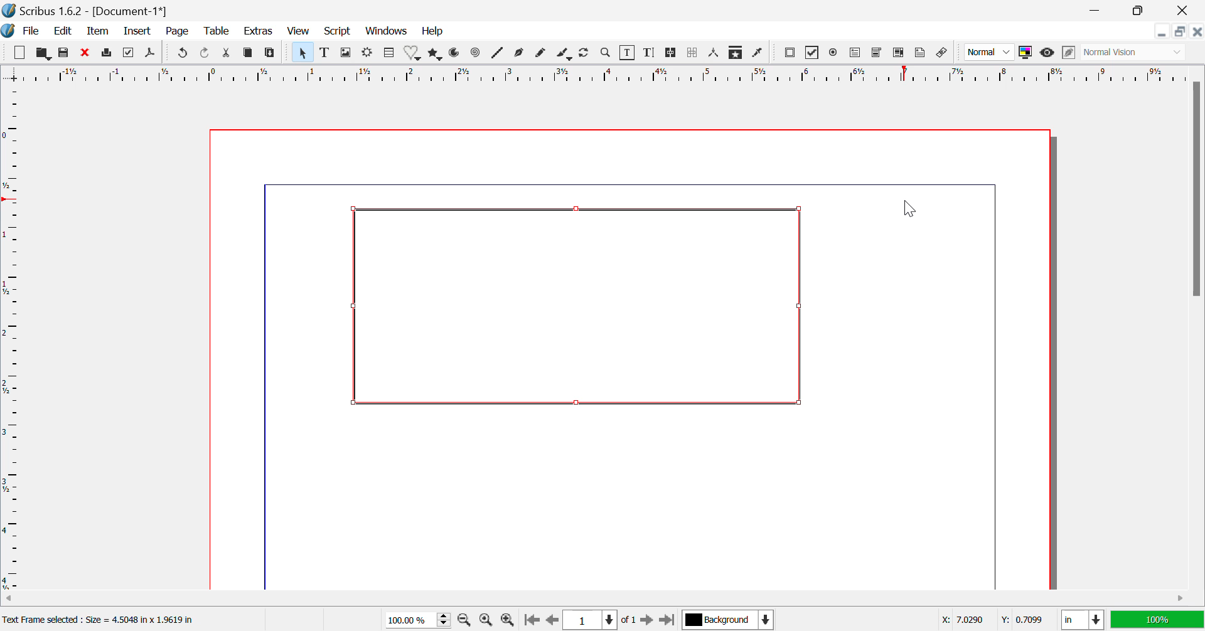 The image size is (1205, 631). What do you see at coordinates (107, 54) in the screenshot?
I see `Print` at bounding box center [107, 54].